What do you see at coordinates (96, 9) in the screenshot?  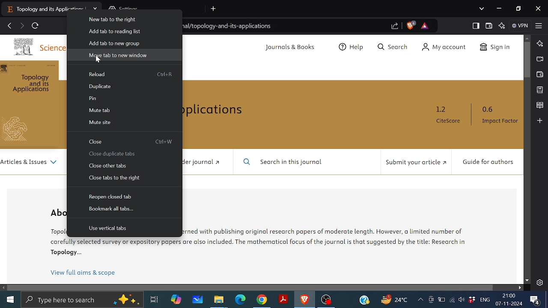 I see `Close current tab` at bounding box center [96, 9].